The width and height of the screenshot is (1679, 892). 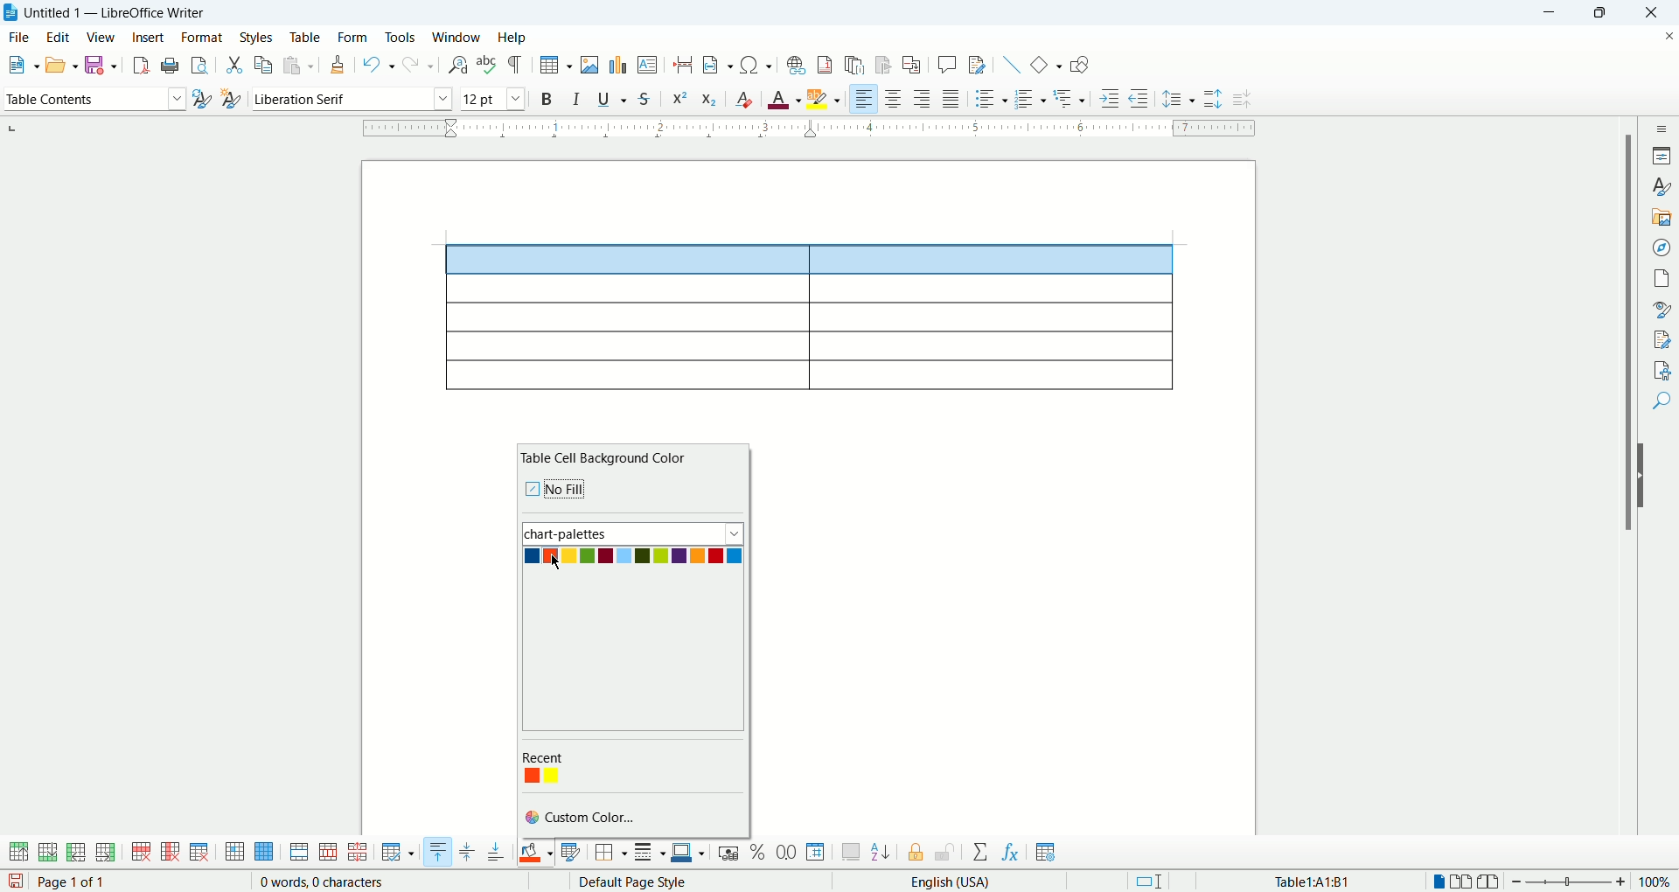 I want to click on hide, so click(x=1646, y=476).